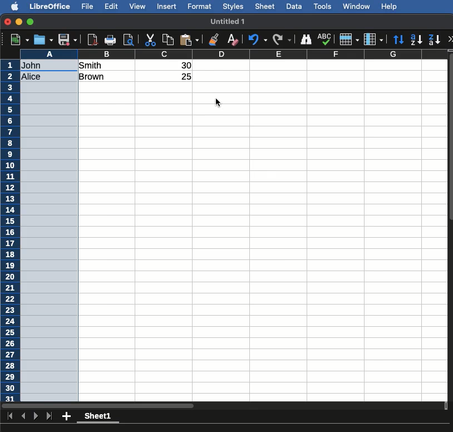 The height and width of the screenshot is (432, 453). What do you see at coordinates (50, 7) in the screenshot?
I see `Libreoffice` at bounding box center [50, 7].